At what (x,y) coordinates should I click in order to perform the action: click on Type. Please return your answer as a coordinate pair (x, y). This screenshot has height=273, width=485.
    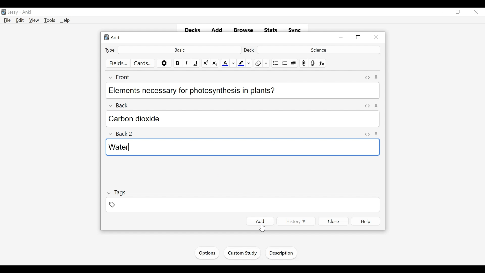
    Looking at the image, I should click on (110, 50).